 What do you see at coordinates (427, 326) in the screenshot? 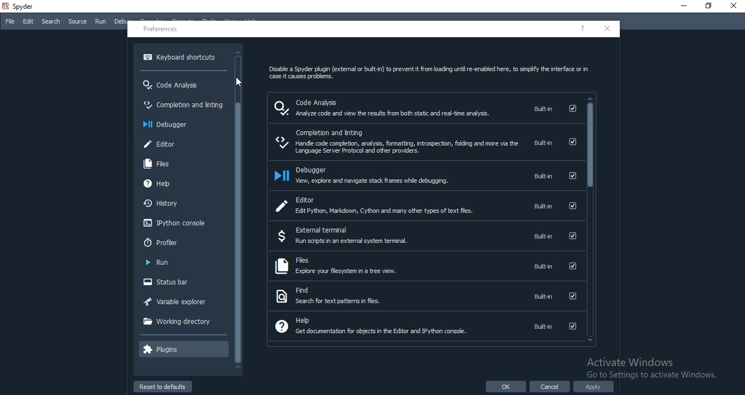
I see `help` at bounding box center [427, 326].